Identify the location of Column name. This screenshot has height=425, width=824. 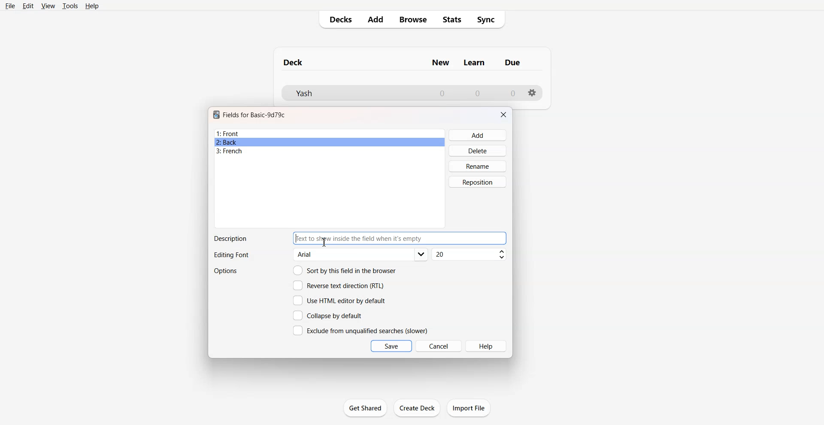
(512, 62).